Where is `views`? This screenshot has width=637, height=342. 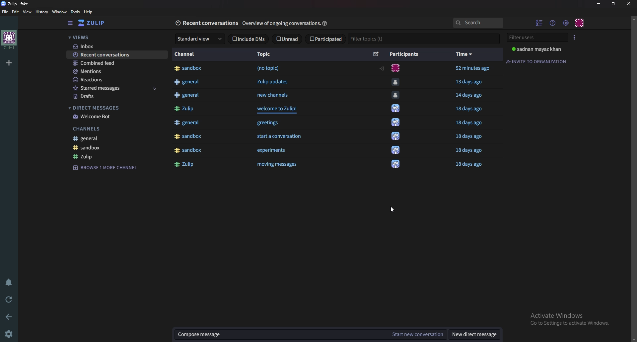
views is located at coordinates (114, 37).